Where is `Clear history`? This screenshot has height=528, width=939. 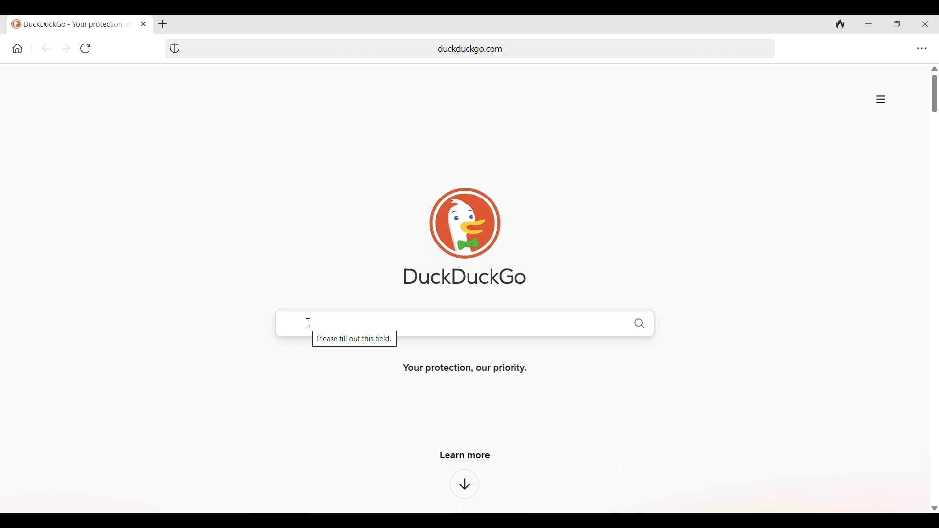
Clear history is located at coordinates (840, 24).